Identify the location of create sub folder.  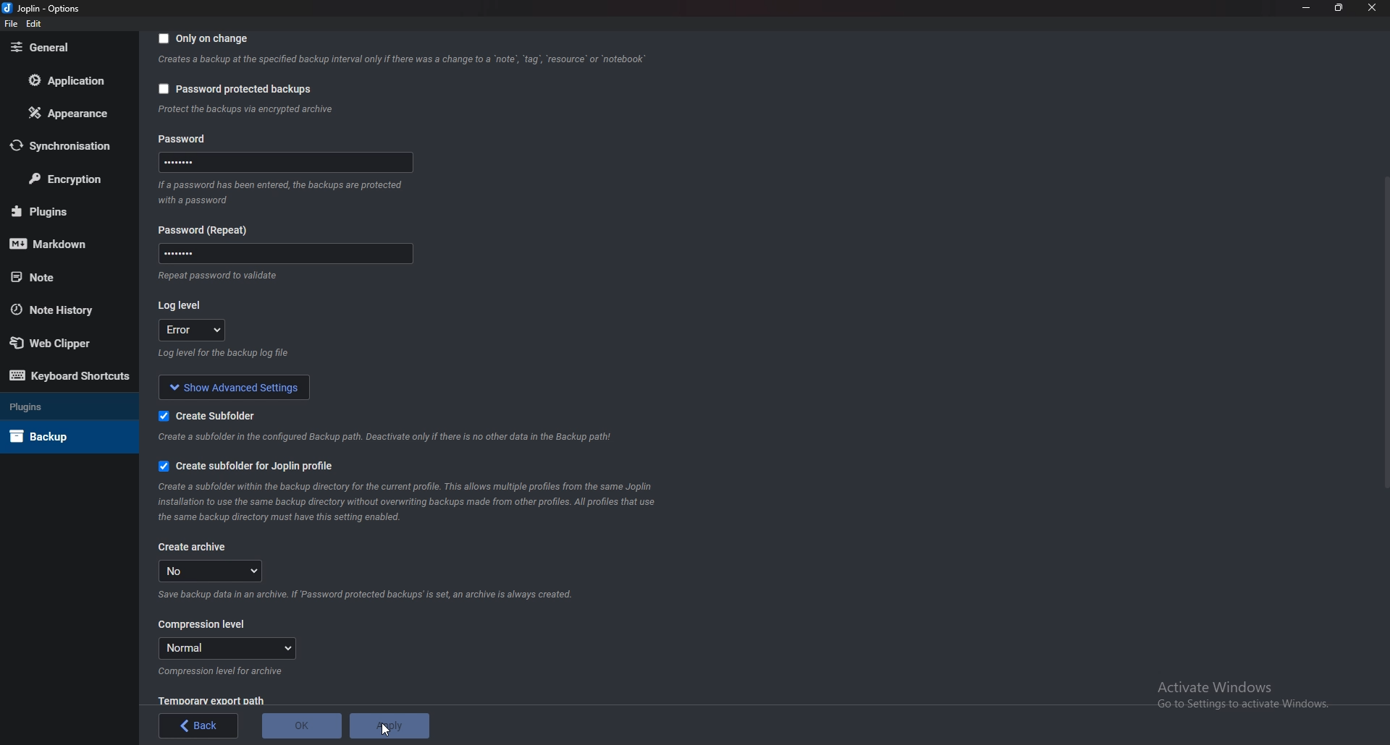
(202, 416).